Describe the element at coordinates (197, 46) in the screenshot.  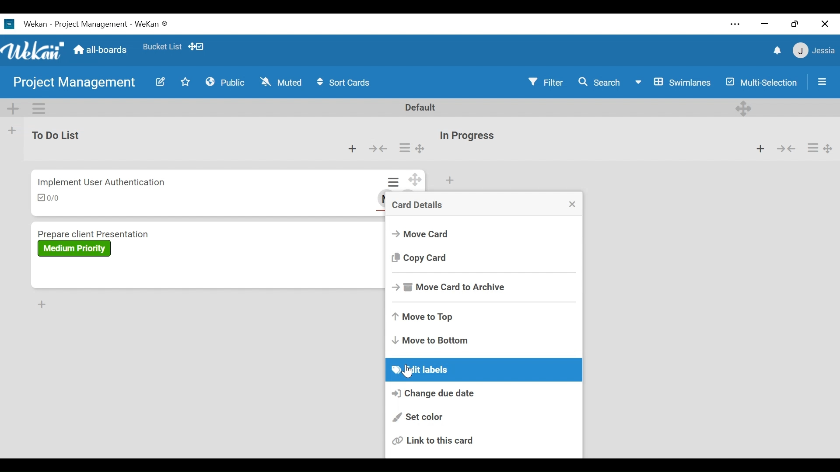
I see `Show desktop drag handles` at that location.